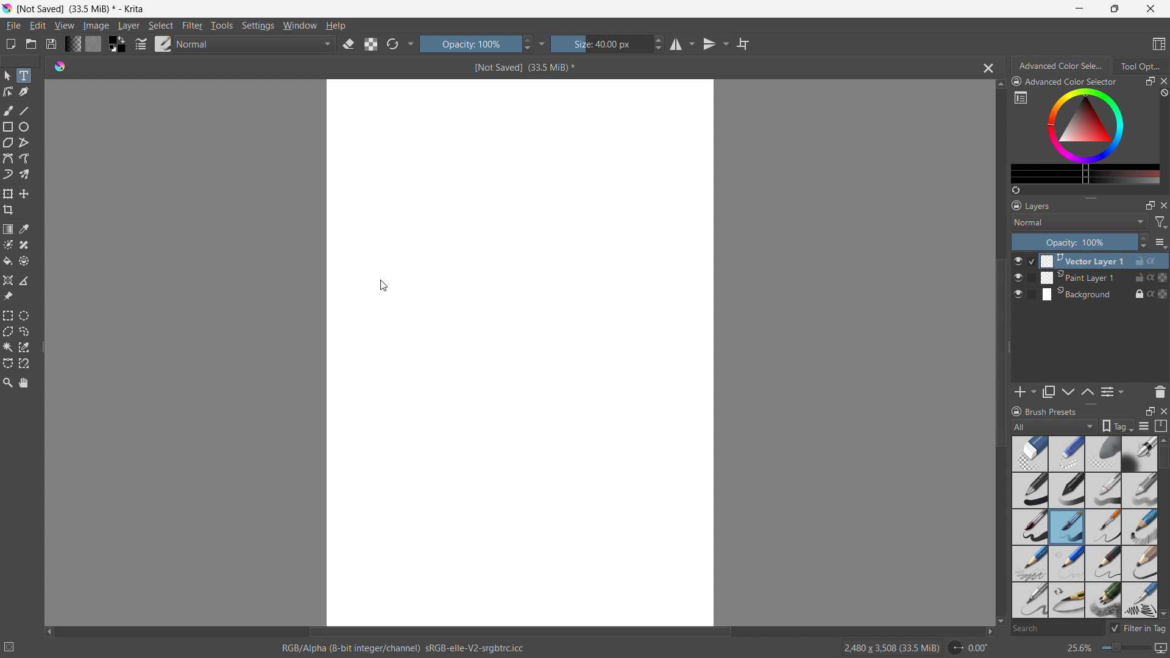 The width and height of the screenshot is (1170, 658). I want to click on horizontal mirror tool, so click(681, 44).